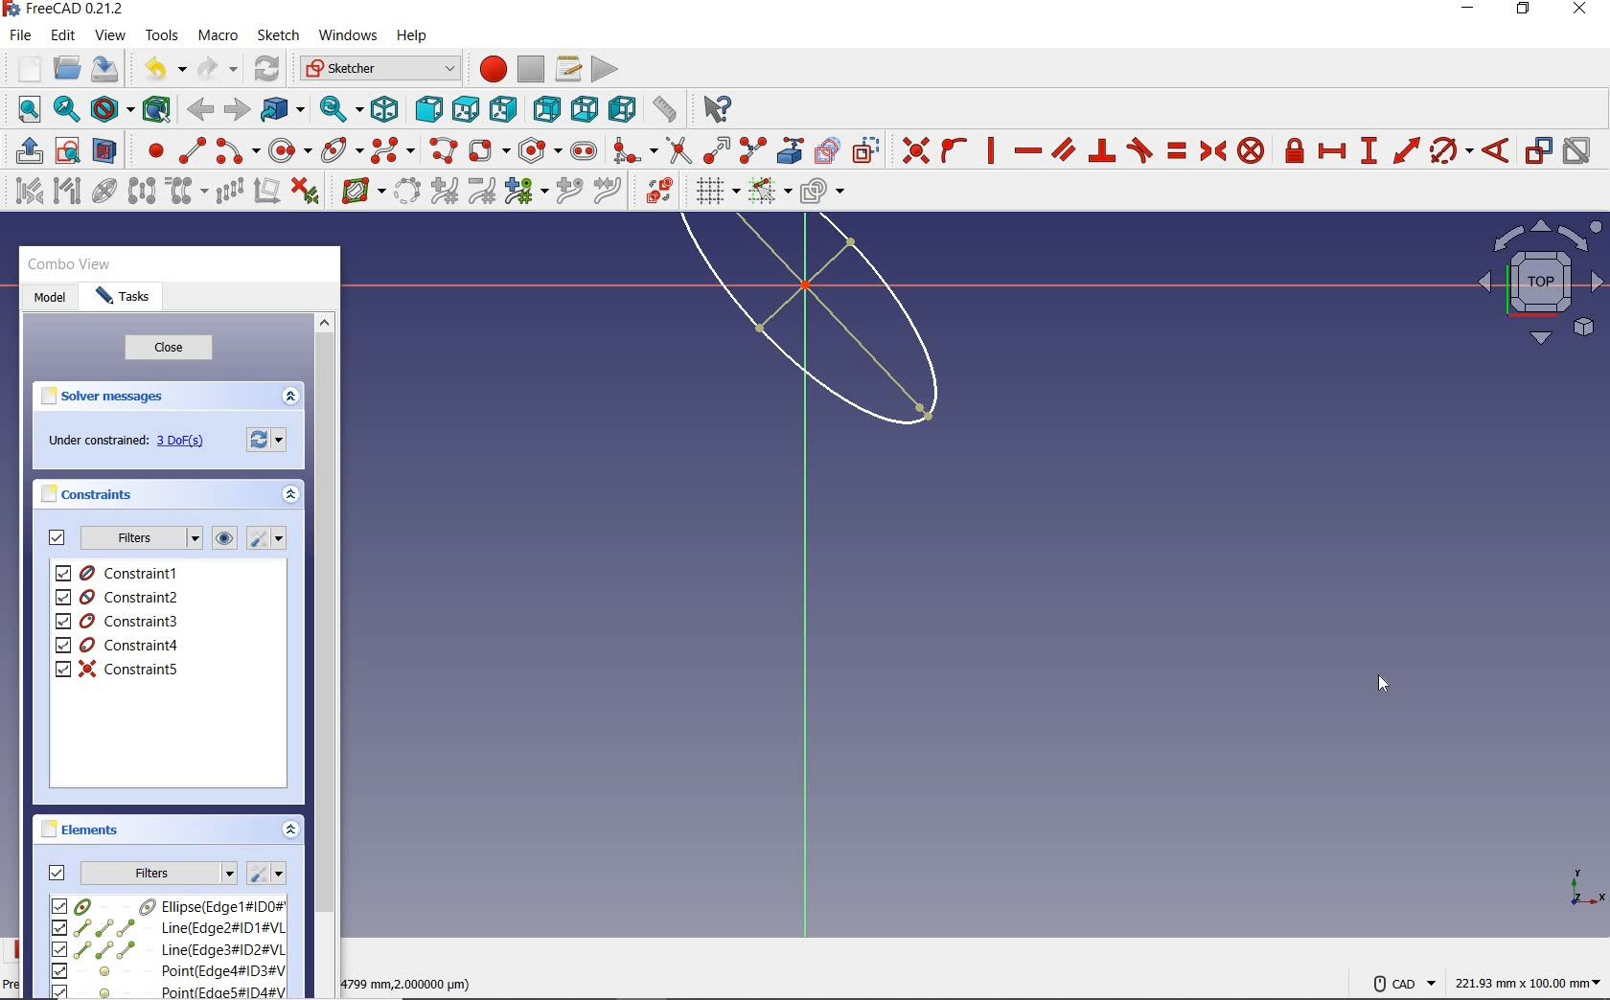 This screenshot has height=1000, width=1610. I want to click on remove axes alignment, so click(265, 193).